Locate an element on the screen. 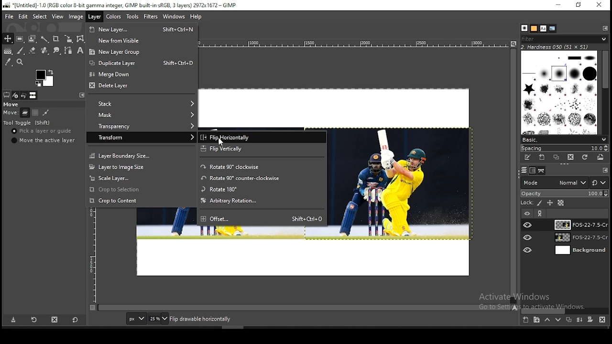  create a new brush is located at coordinates (542, 157).